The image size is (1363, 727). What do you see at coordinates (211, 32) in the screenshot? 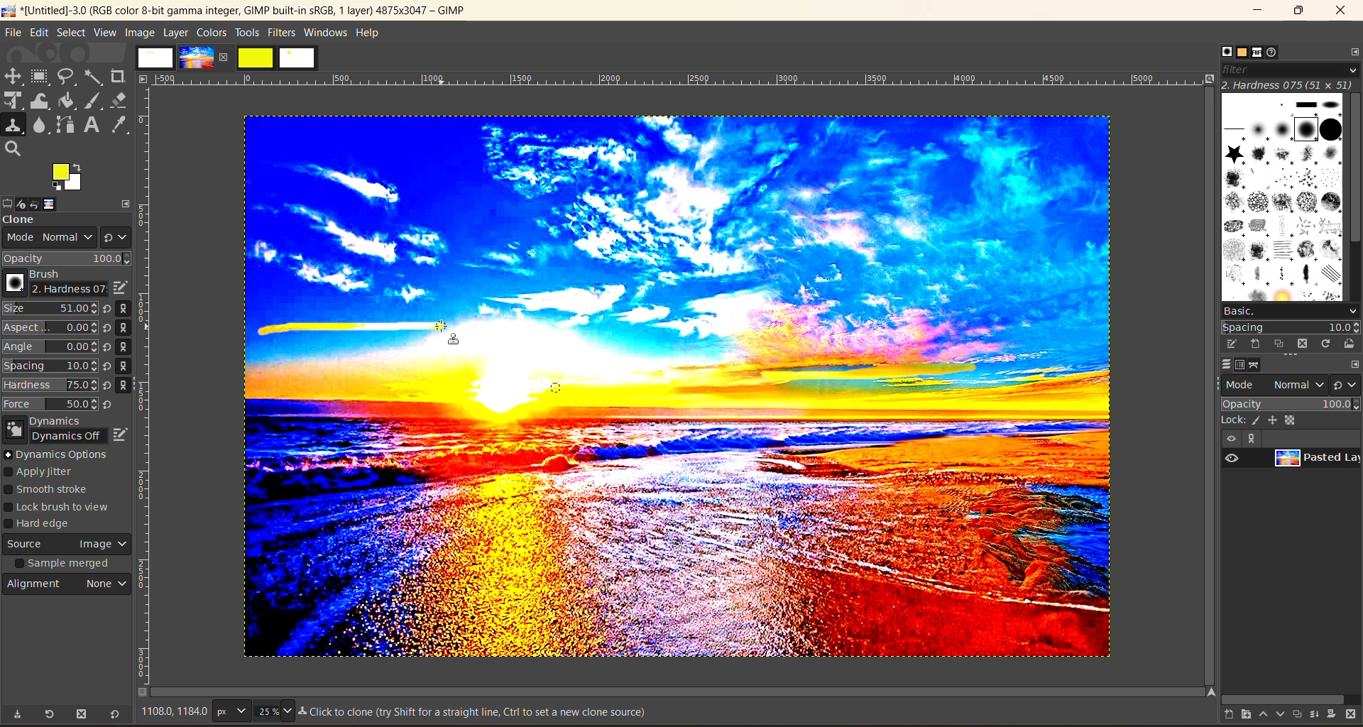
I see `colors` at bounding box center [211, 32].